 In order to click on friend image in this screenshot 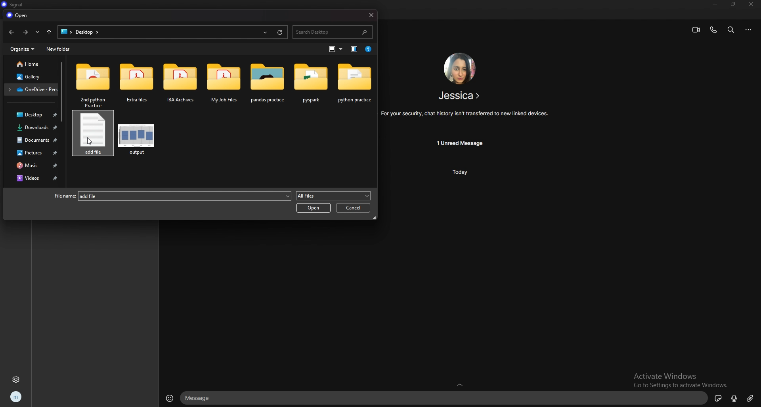, I will do `click(459, 69)`.